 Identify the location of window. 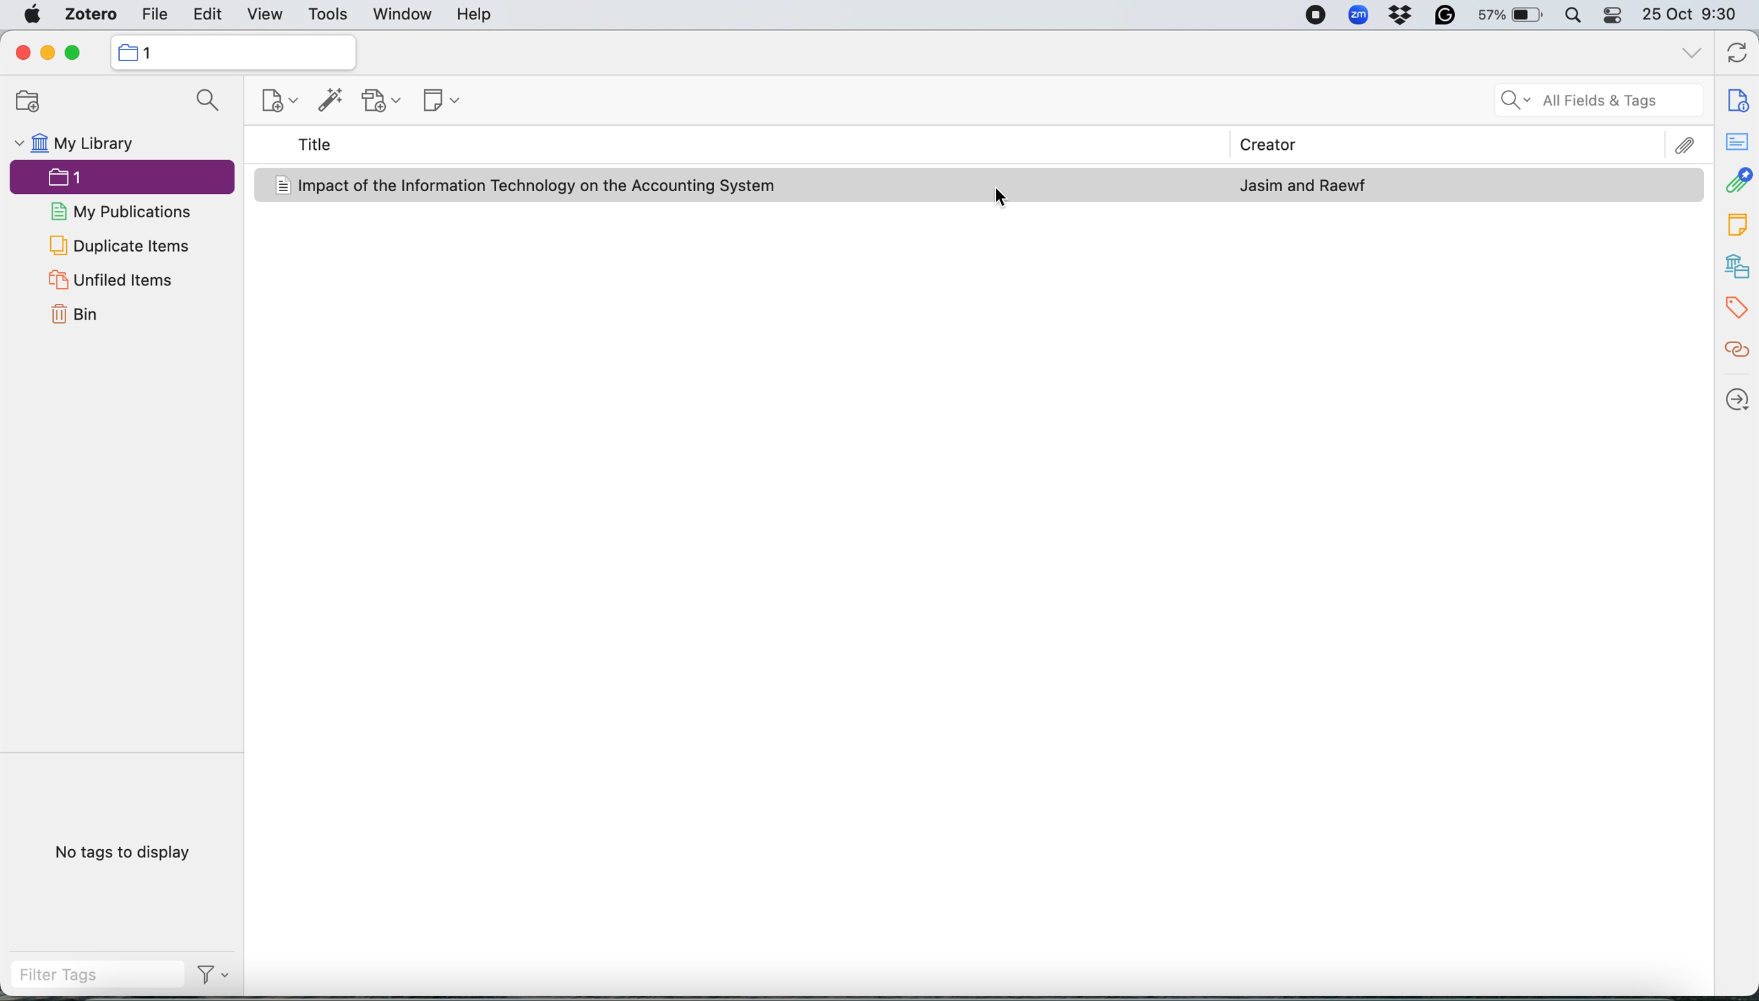
(402, 14).